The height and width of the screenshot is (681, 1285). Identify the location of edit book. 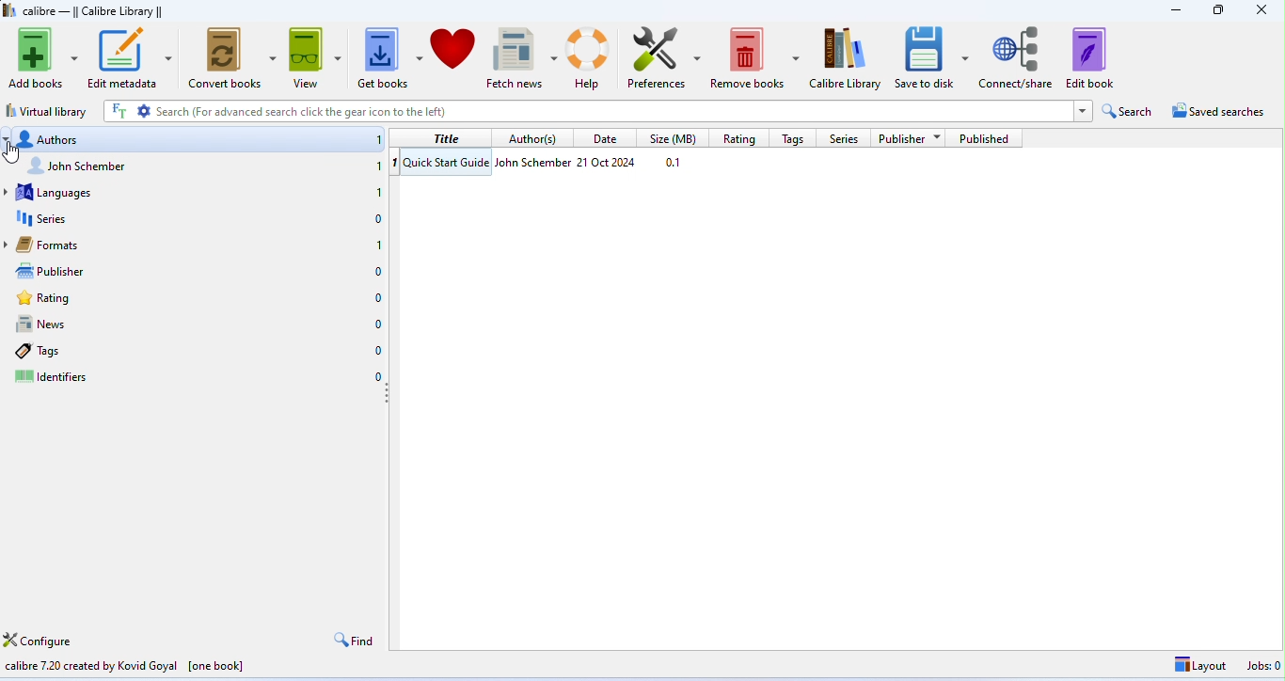
(1093, 58).